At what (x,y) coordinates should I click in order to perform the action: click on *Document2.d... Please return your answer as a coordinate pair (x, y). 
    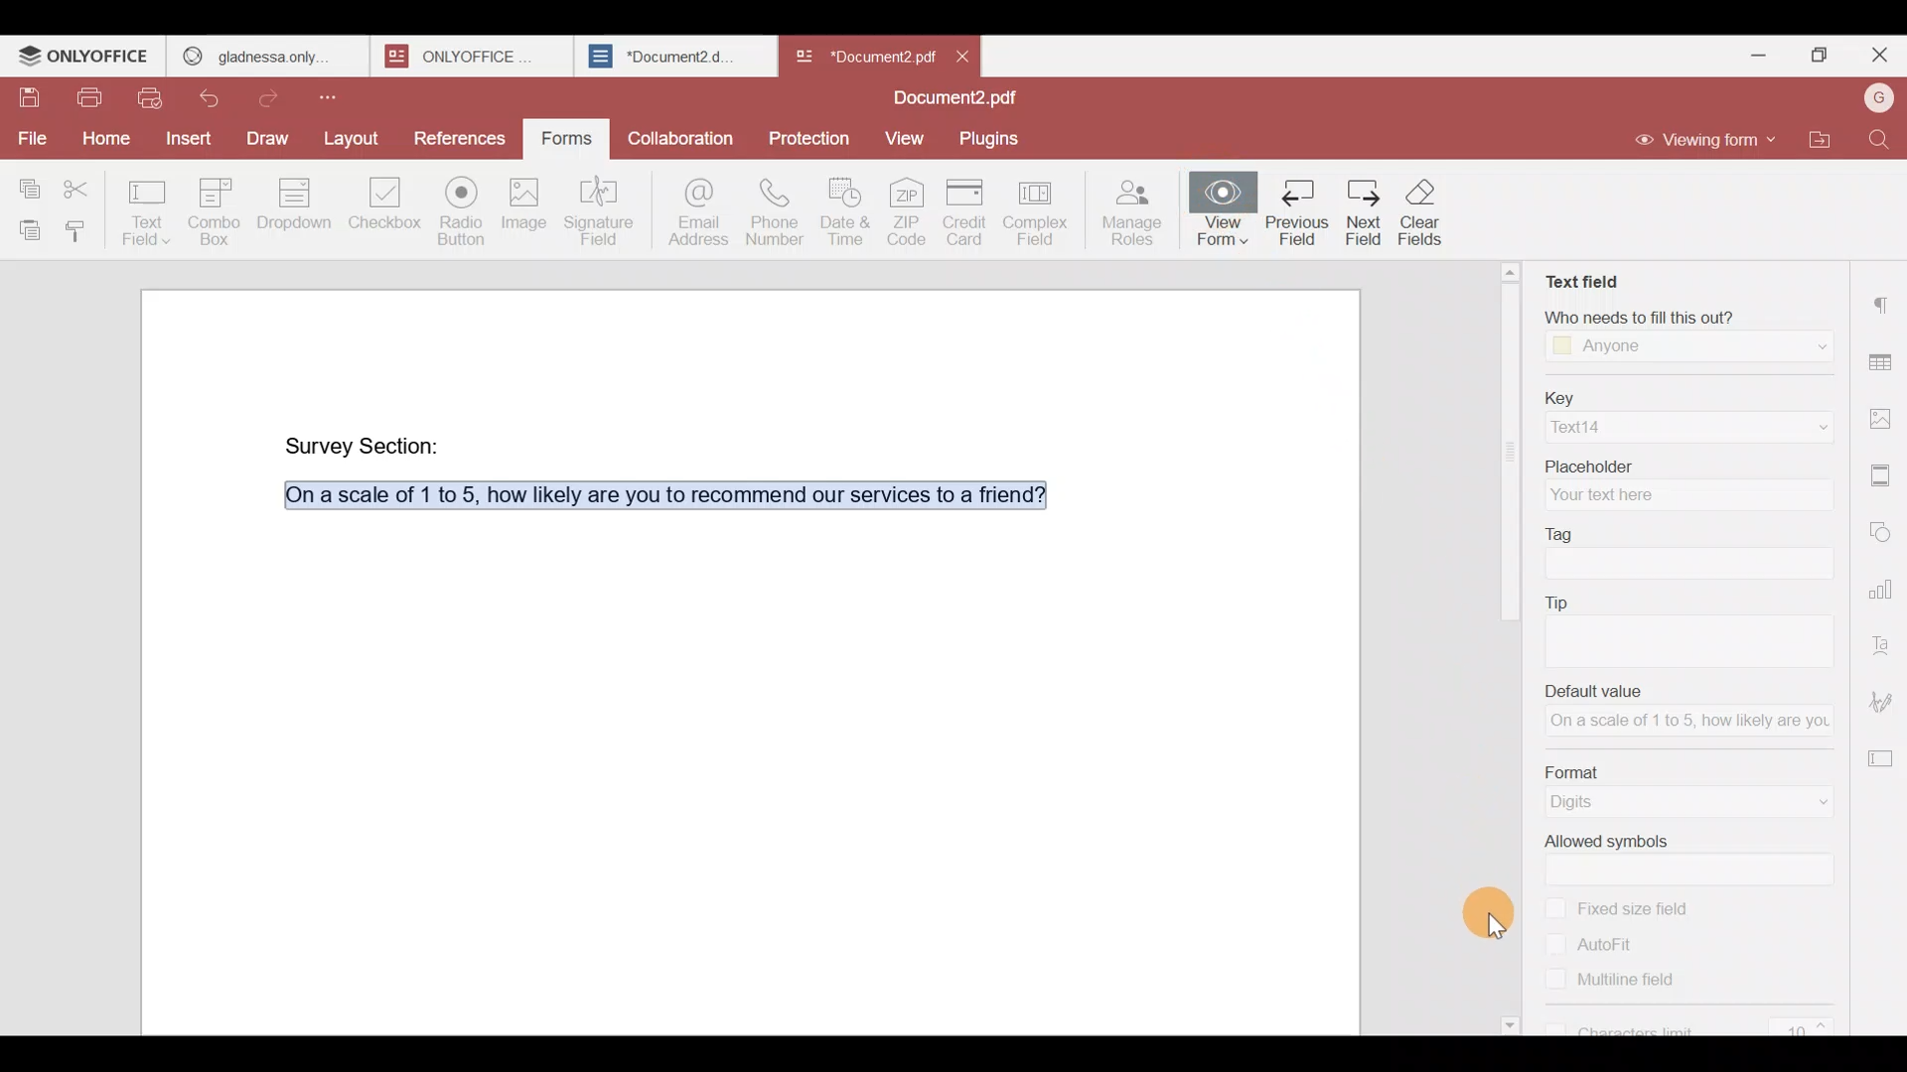
    Looking at the image, I should click on (663, 54).